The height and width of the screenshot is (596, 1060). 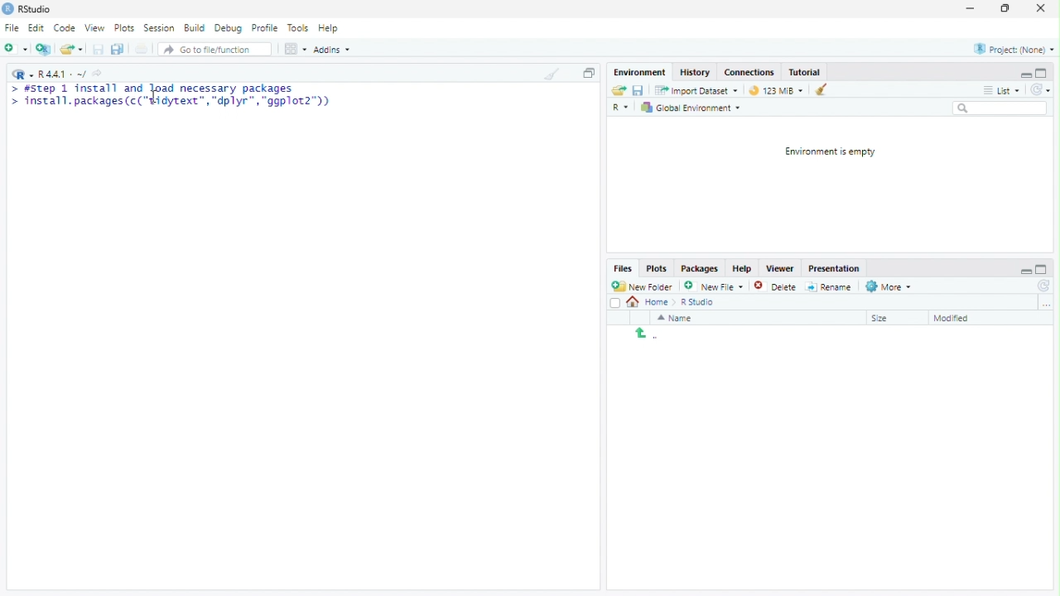 What do you see at coordinates (699, 303) in the screenshot?
I see `R Studio` at bounding box center [699, 303].